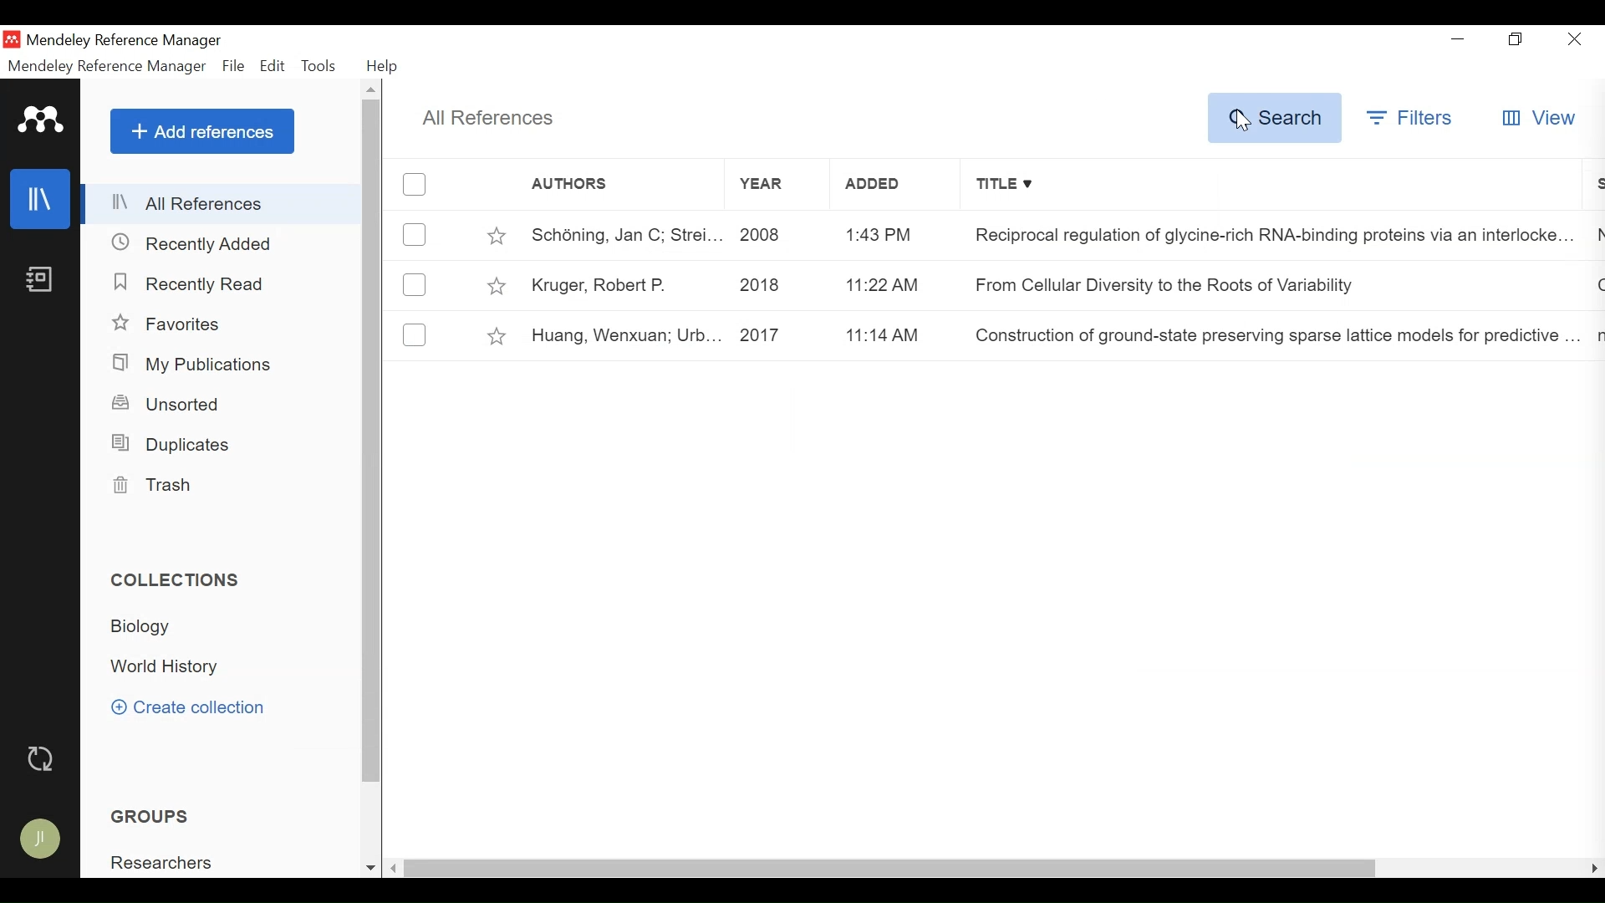 This screenshot has width=1605, height=903. Describe the element at coordinates (41, 278) in the screenshot. I see `Notebook` at that location.